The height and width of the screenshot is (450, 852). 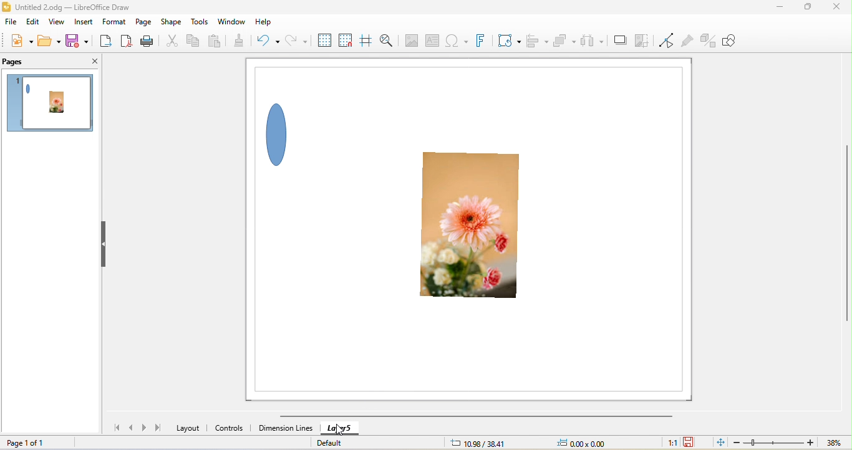 What do you see at coordinates (580, 443) in the screenshot?
I see `0.00x0.00` at bounding box center [580, 443].